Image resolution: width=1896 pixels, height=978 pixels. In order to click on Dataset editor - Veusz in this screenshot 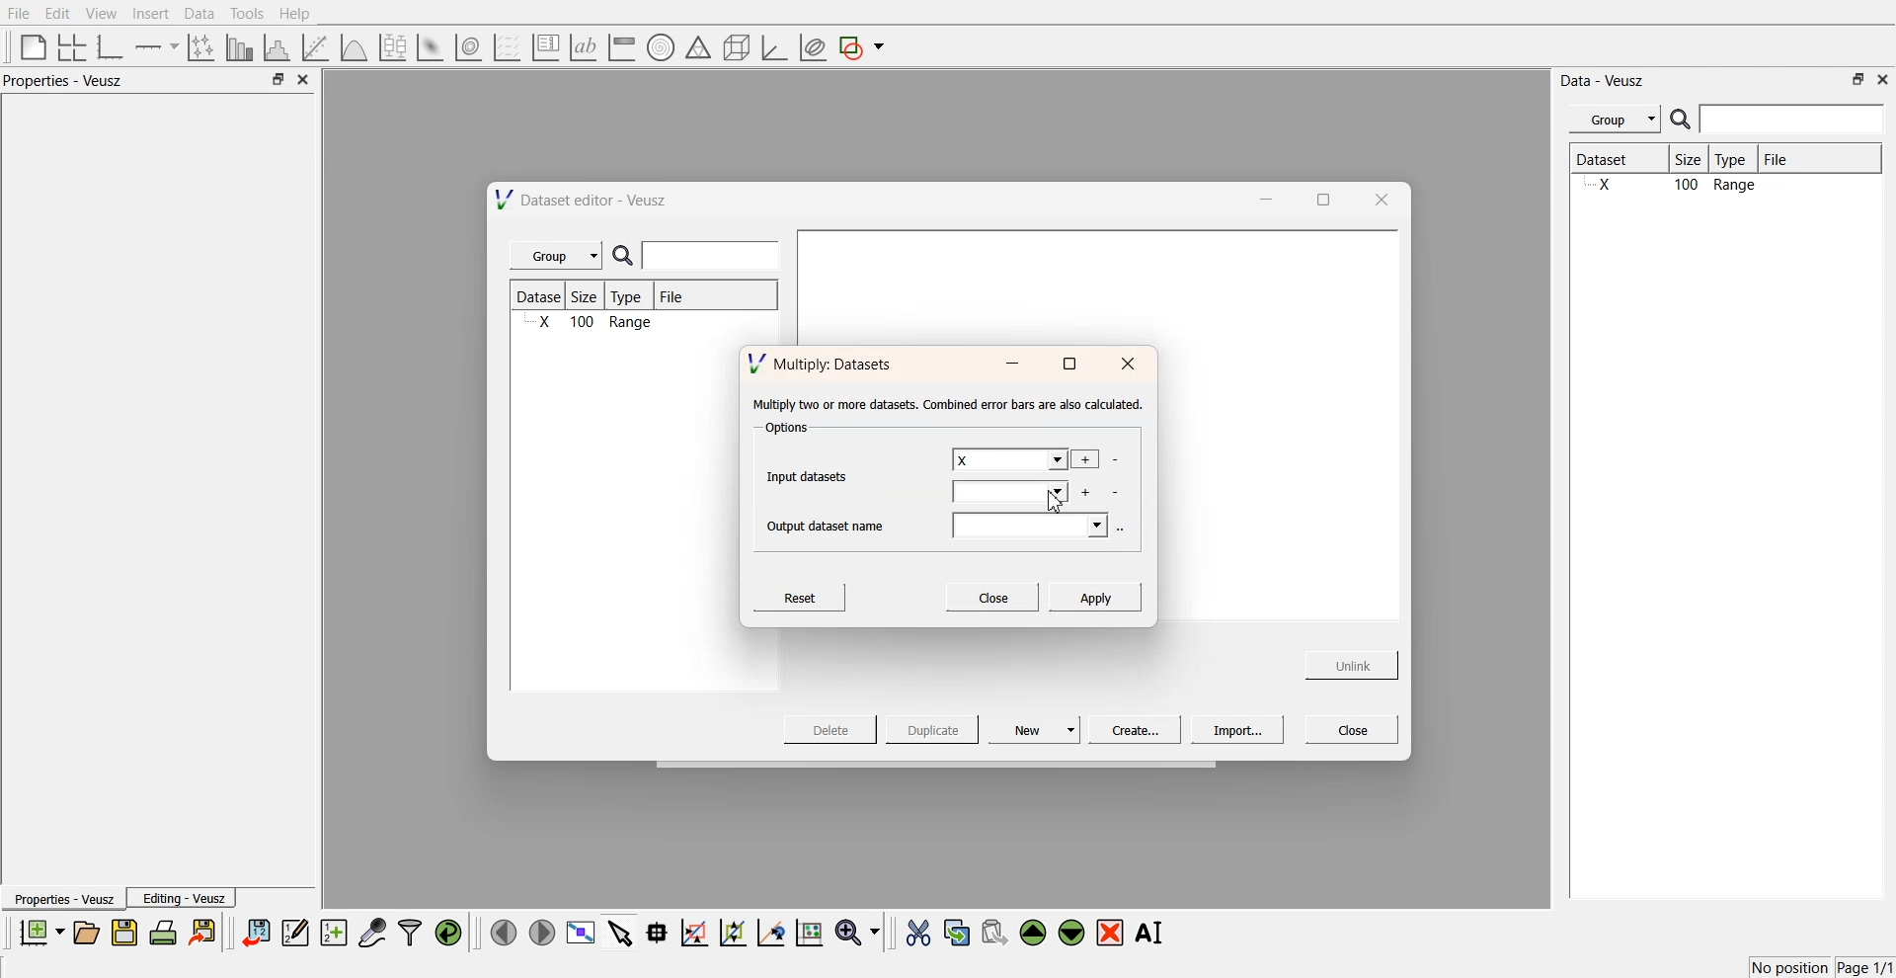, I will do `click(584, 200)`.